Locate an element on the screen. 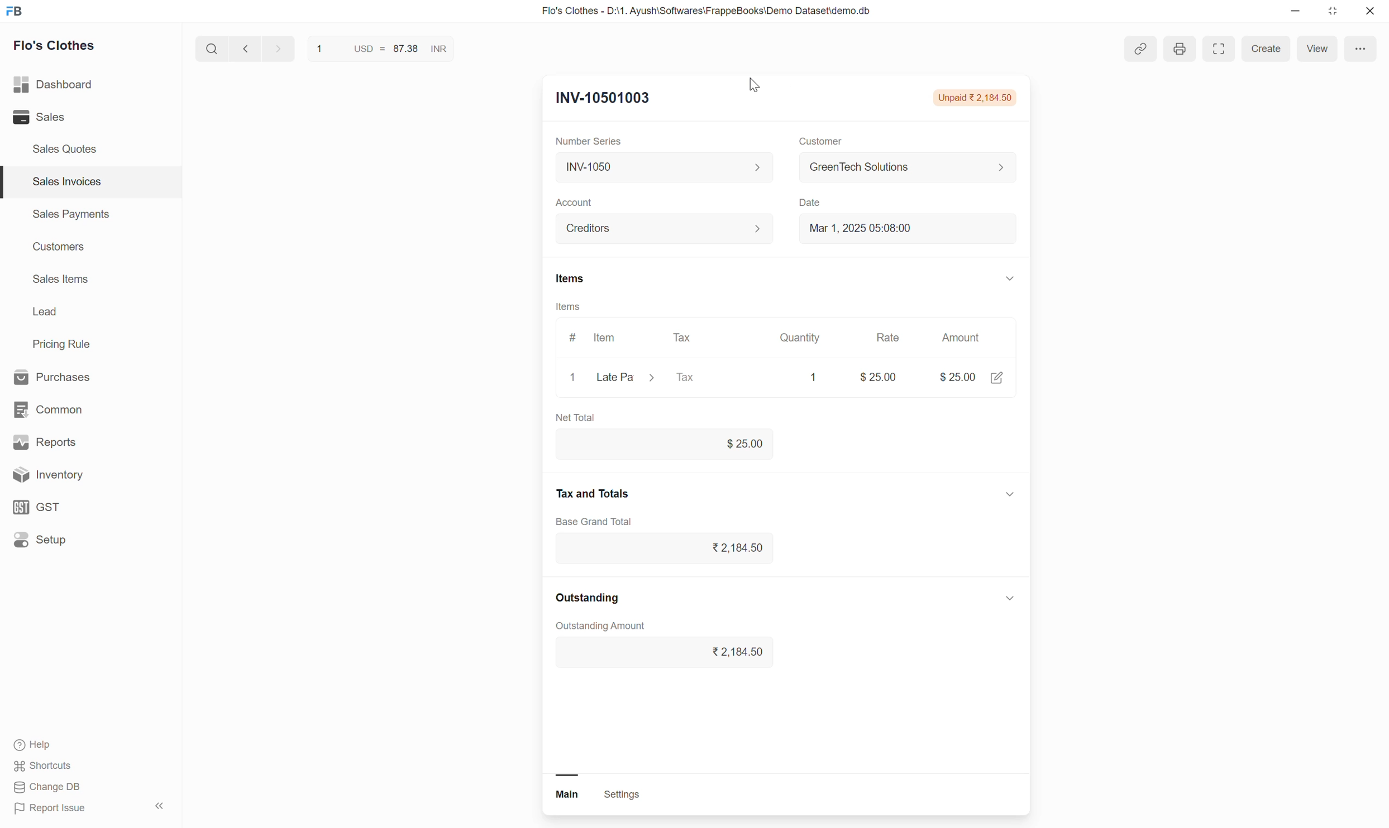 Image resolution: width=1389 pixels, height=828 pixels. Outstanding Amount is located at coordinates (605, 625).